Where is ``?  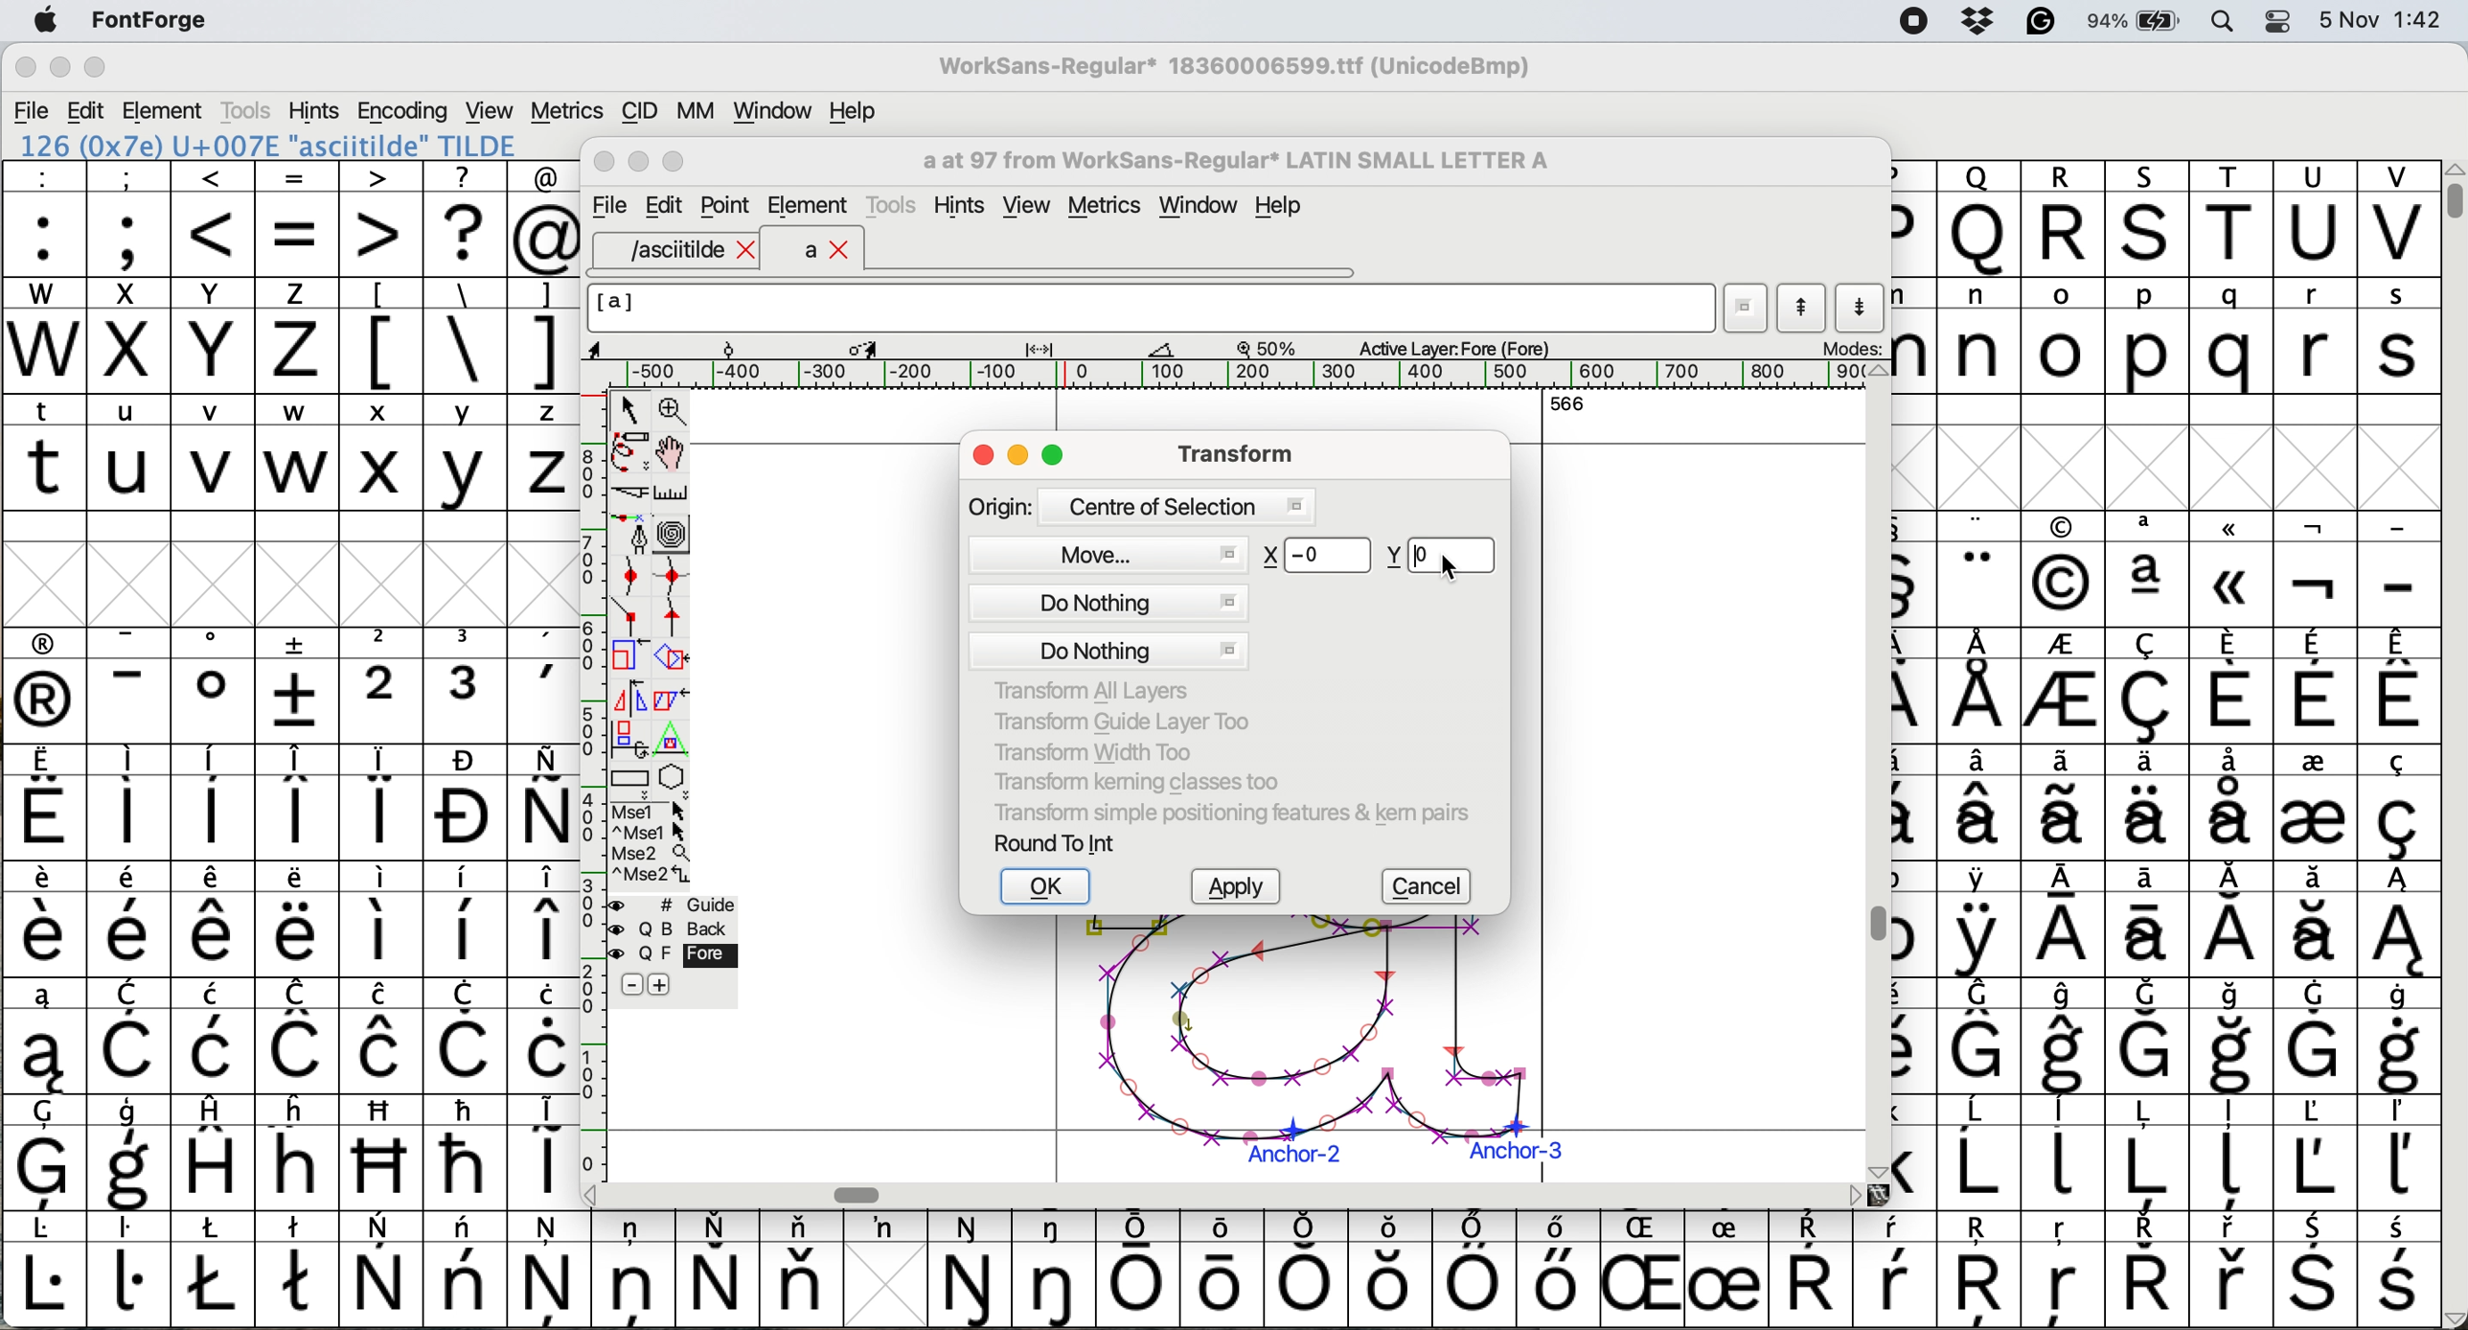
 is located at coordinates (2065, 1272).